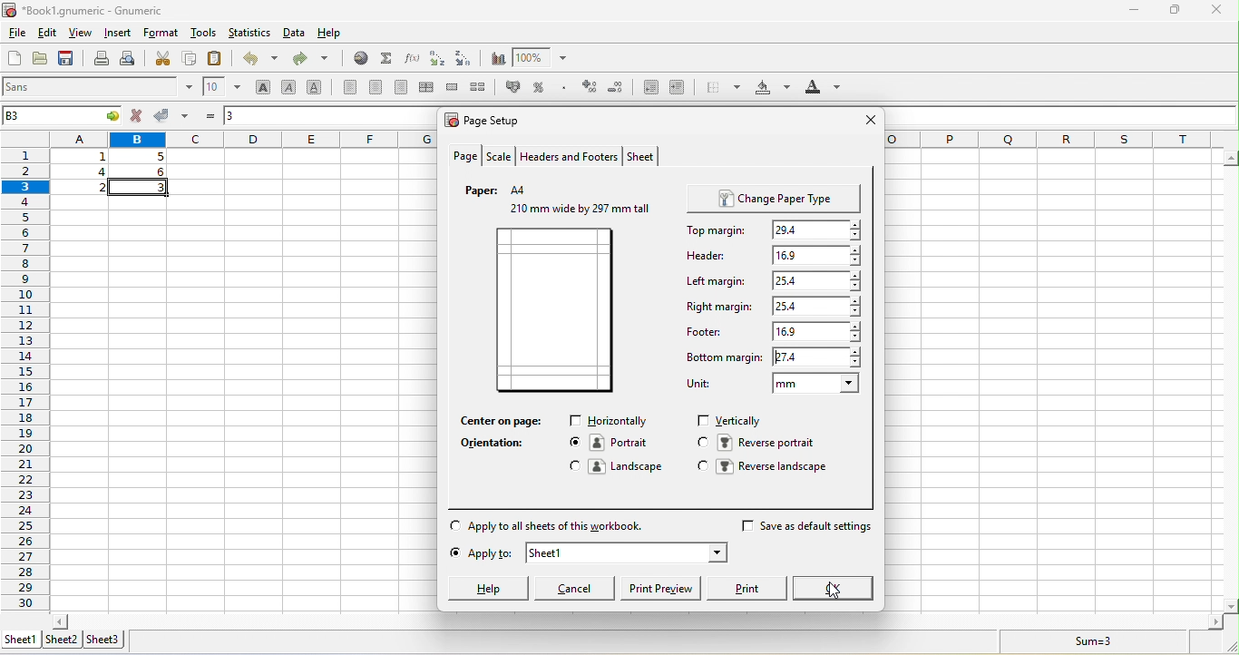 This screenshot has width=1239, height=655. What do you see at coordinates (501, 444) in the screenshot?
I see `orientation` at bounding box center [501, 444].